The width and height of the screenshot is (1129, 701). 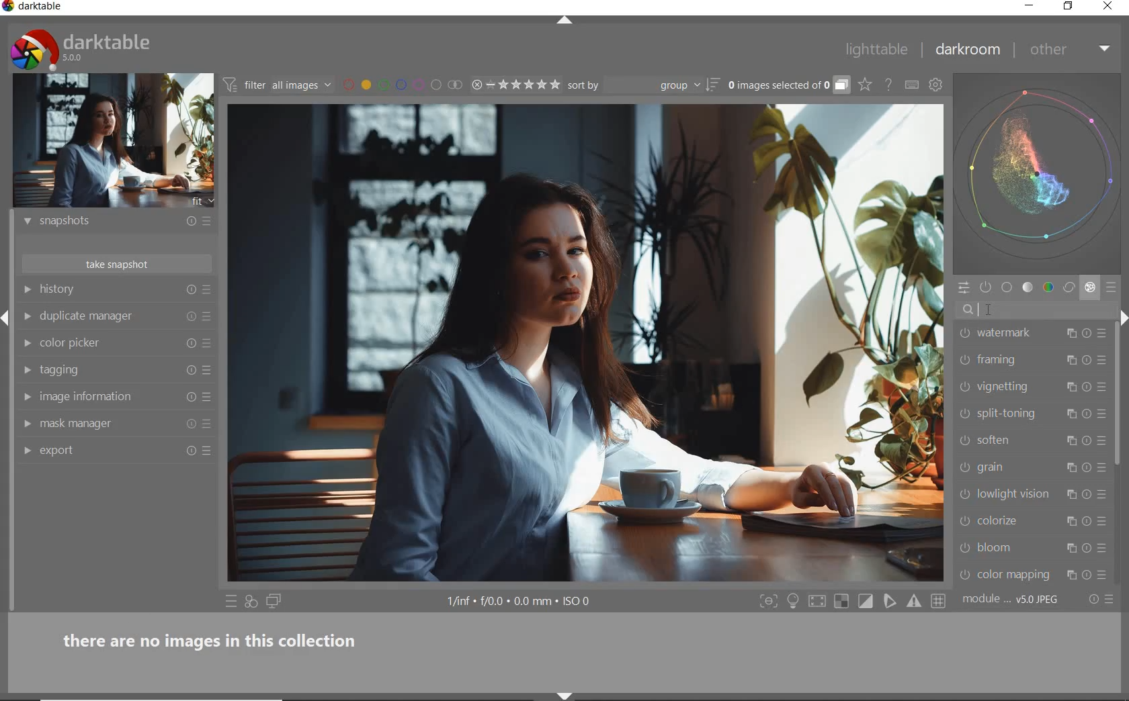 I want to click on there are no images in this collection, so click(x=217, y=639).